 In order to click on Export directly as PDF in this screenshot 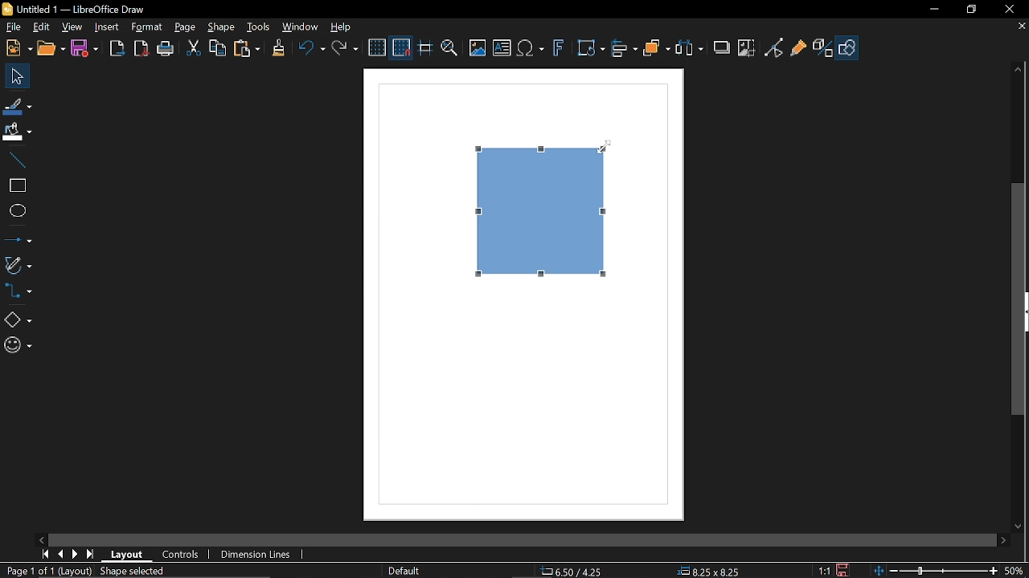, I will do `click(141, 48)`.